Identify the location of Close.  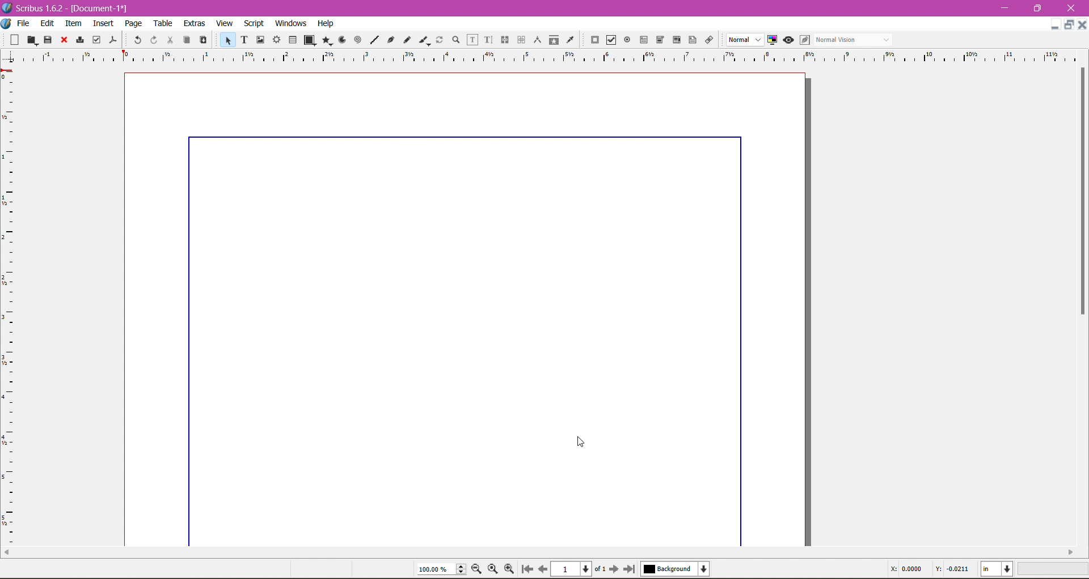
(63, 40).